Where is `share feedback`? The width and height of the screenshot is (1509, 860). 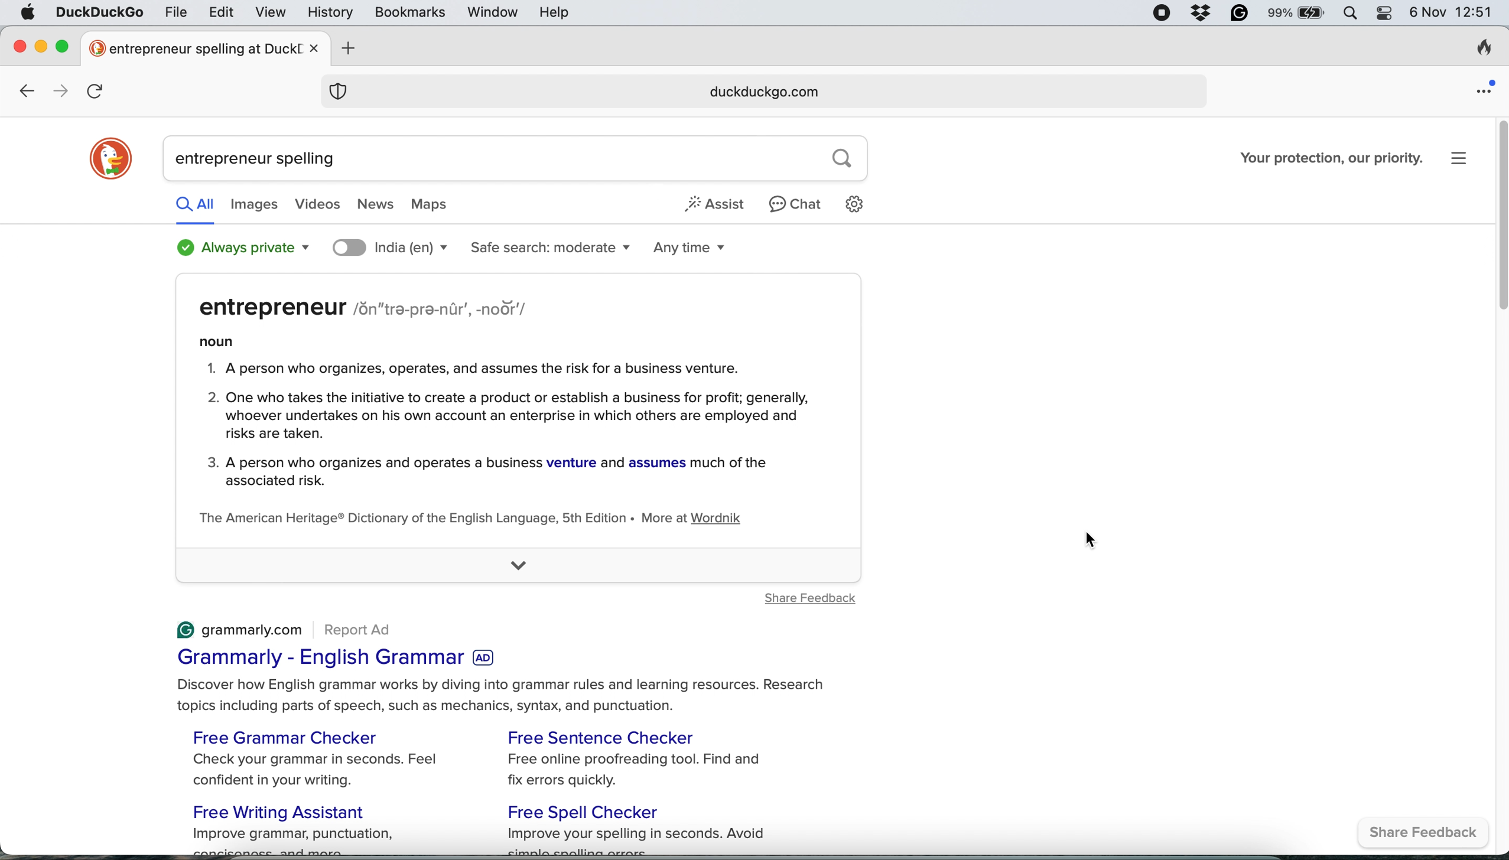 share feedback is located at coordinates (1423, 836).